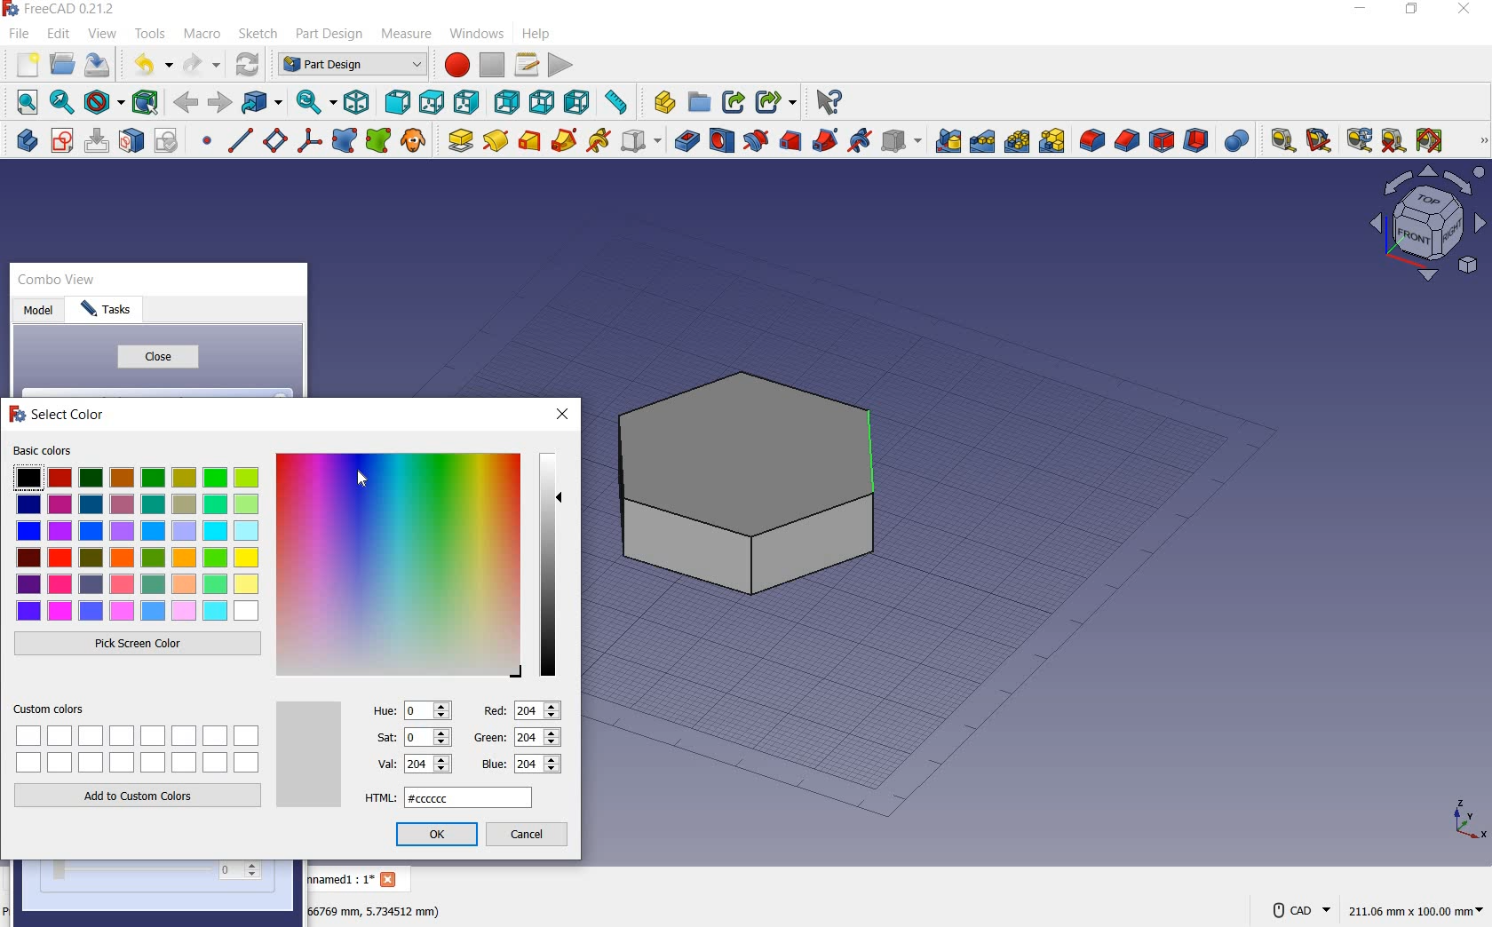  What do you see at coordinates (139, 646) in the screenshot?
I see `pick screen color` at bounding box center [139, 646].